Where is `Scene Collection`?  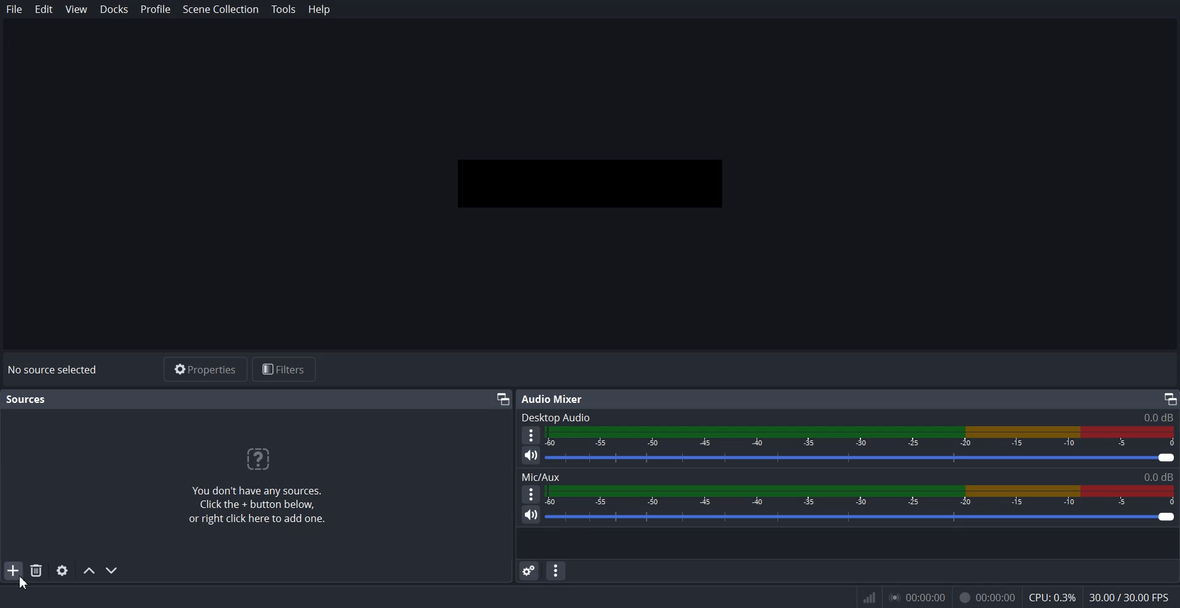 Scene Collection is located at coordinates (221, 10).